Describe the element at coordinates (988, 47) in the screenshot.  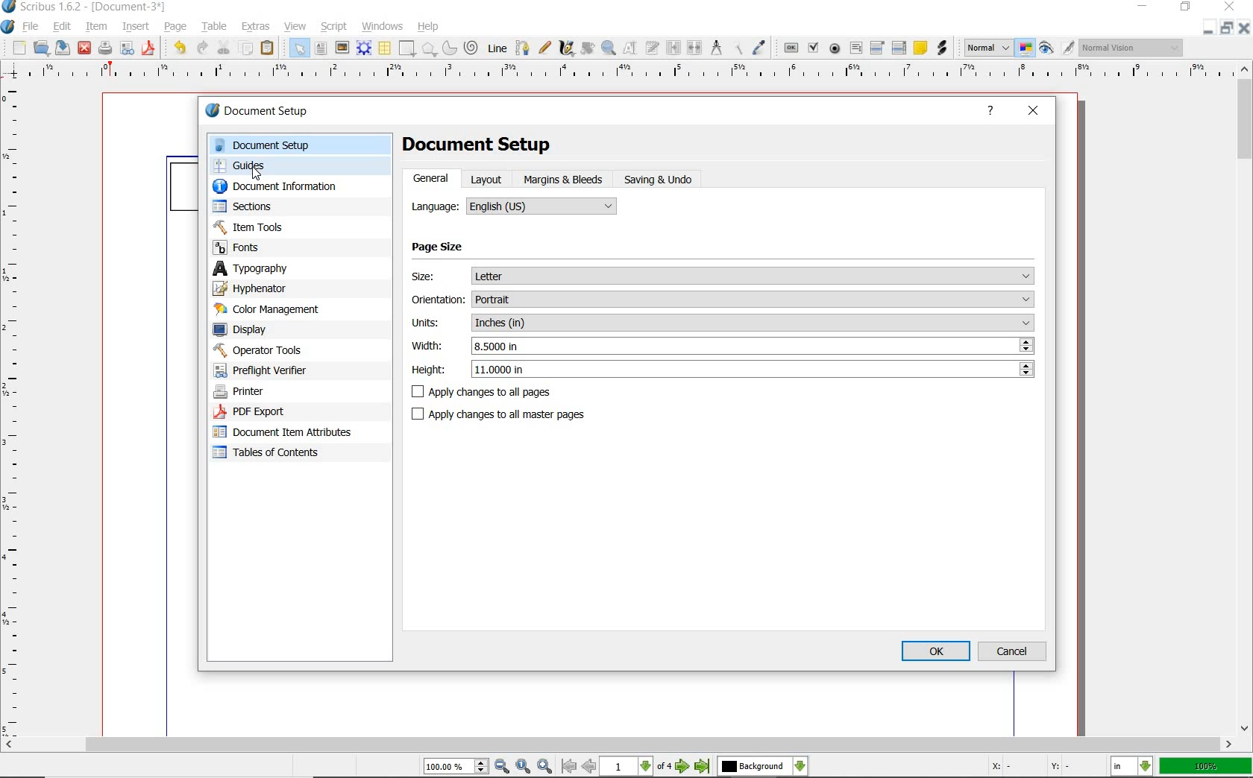
I see `select image preview mode` at that location.